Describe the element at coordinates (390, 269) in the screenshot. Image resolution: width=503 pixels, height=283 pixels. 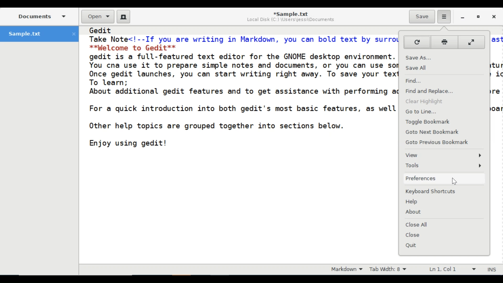
I see `Tab Width` at that location.